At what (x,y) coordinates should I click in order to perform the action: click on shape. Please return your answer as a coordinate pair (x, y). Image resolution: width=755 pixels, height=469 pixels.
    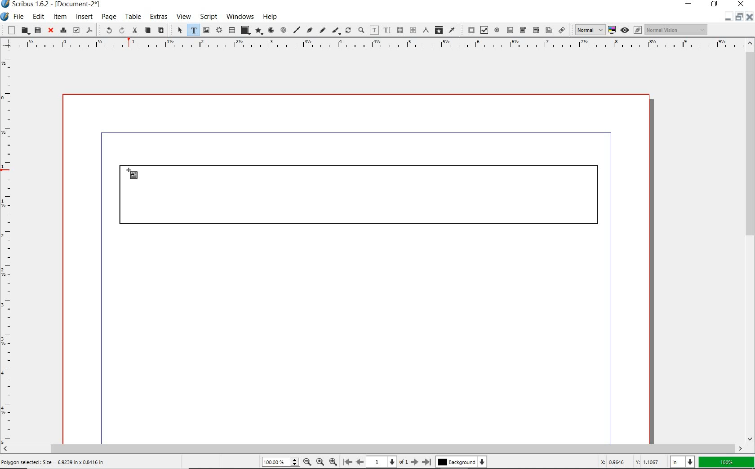
    Looking at the image, I should click on (245, 31).